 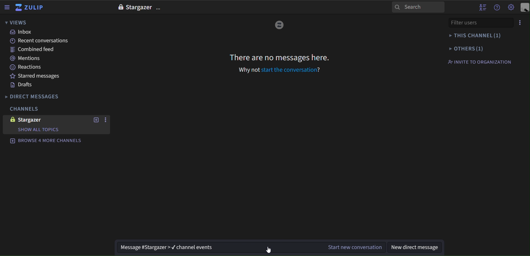 I want to click on views, so click(x=16, y=23).